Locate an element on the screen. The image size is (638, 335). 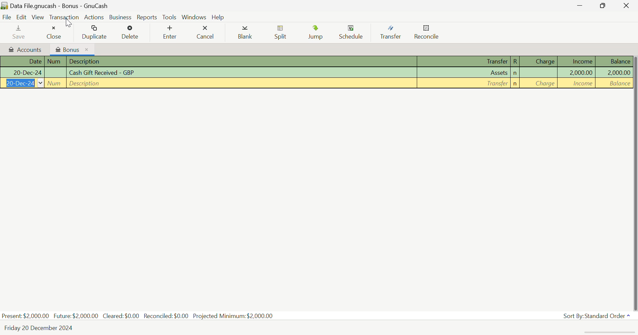
Projected Minimum is located at coordinates (235, 315).